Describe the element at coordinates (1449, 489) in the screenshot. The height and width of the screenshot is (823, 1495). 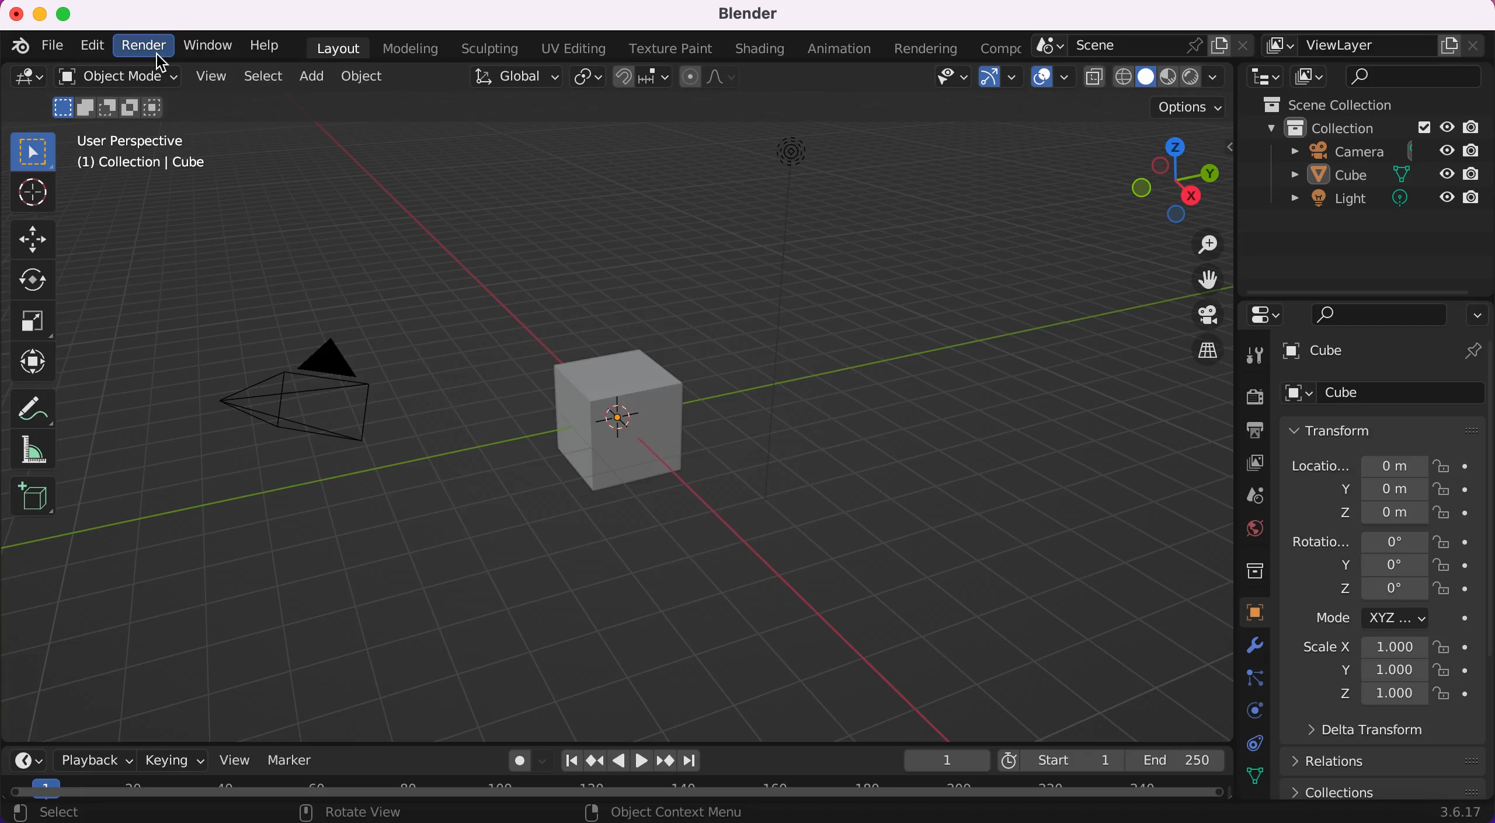
I see `lock` at that location.